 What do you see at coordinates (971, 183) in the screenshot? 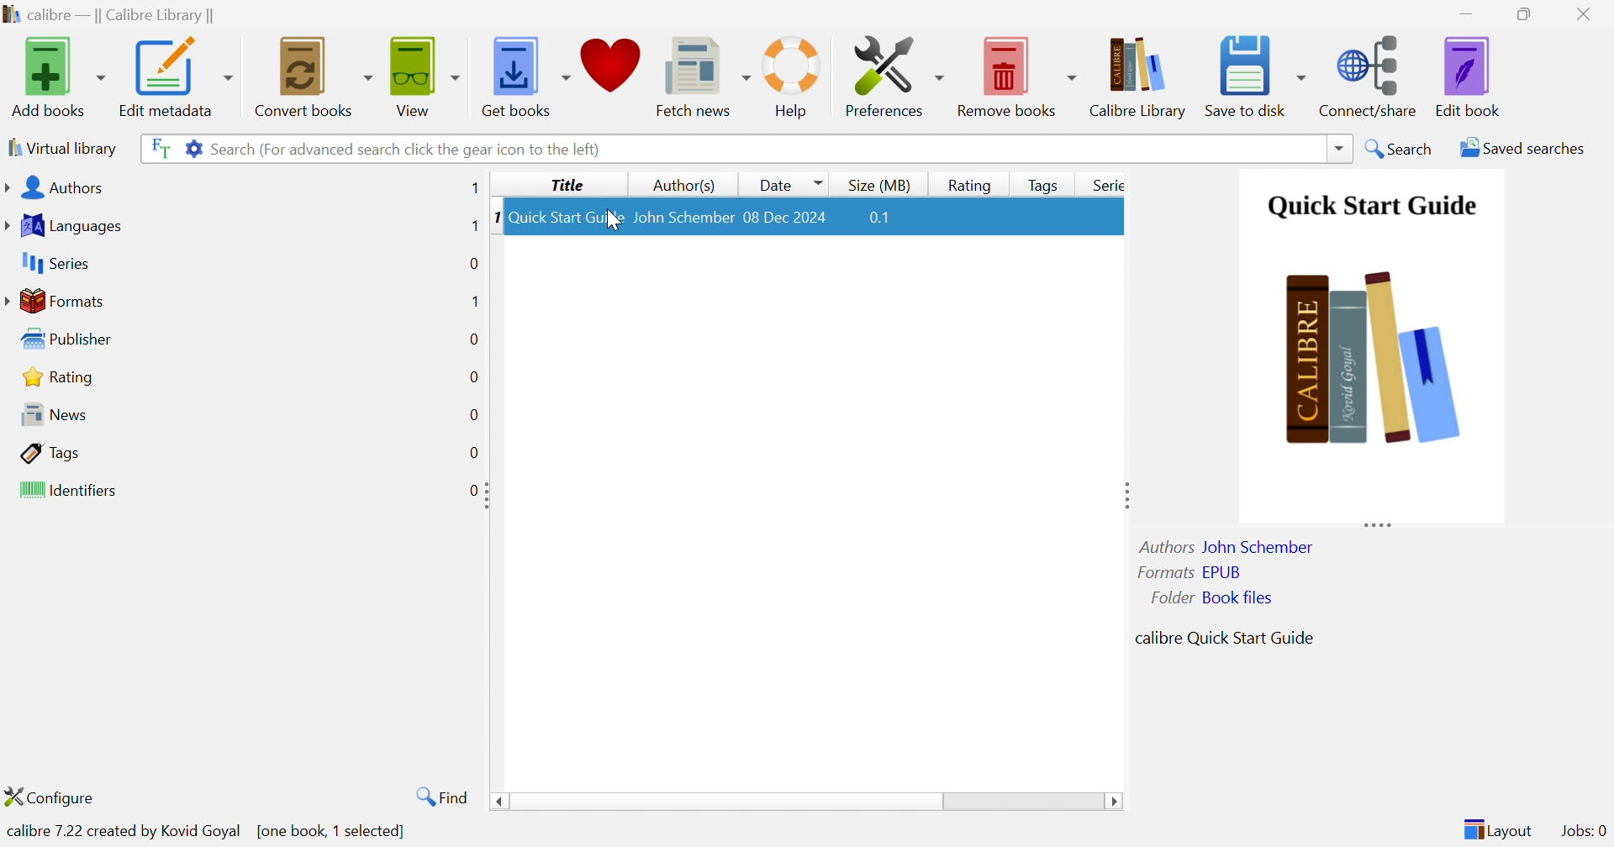
I see `` at bounding box center [971, 183].